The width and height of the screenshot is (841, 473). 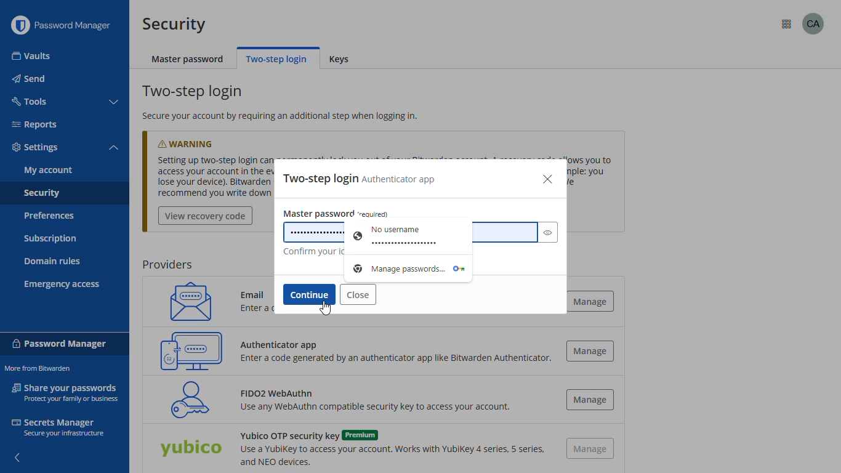 What do you see at coordinates (379, 403) in the screenshot?
I see `FIDO2 WebAuthn
Use any WebAuthn compatible security key to access your account.` at bounding box center [379, 403].